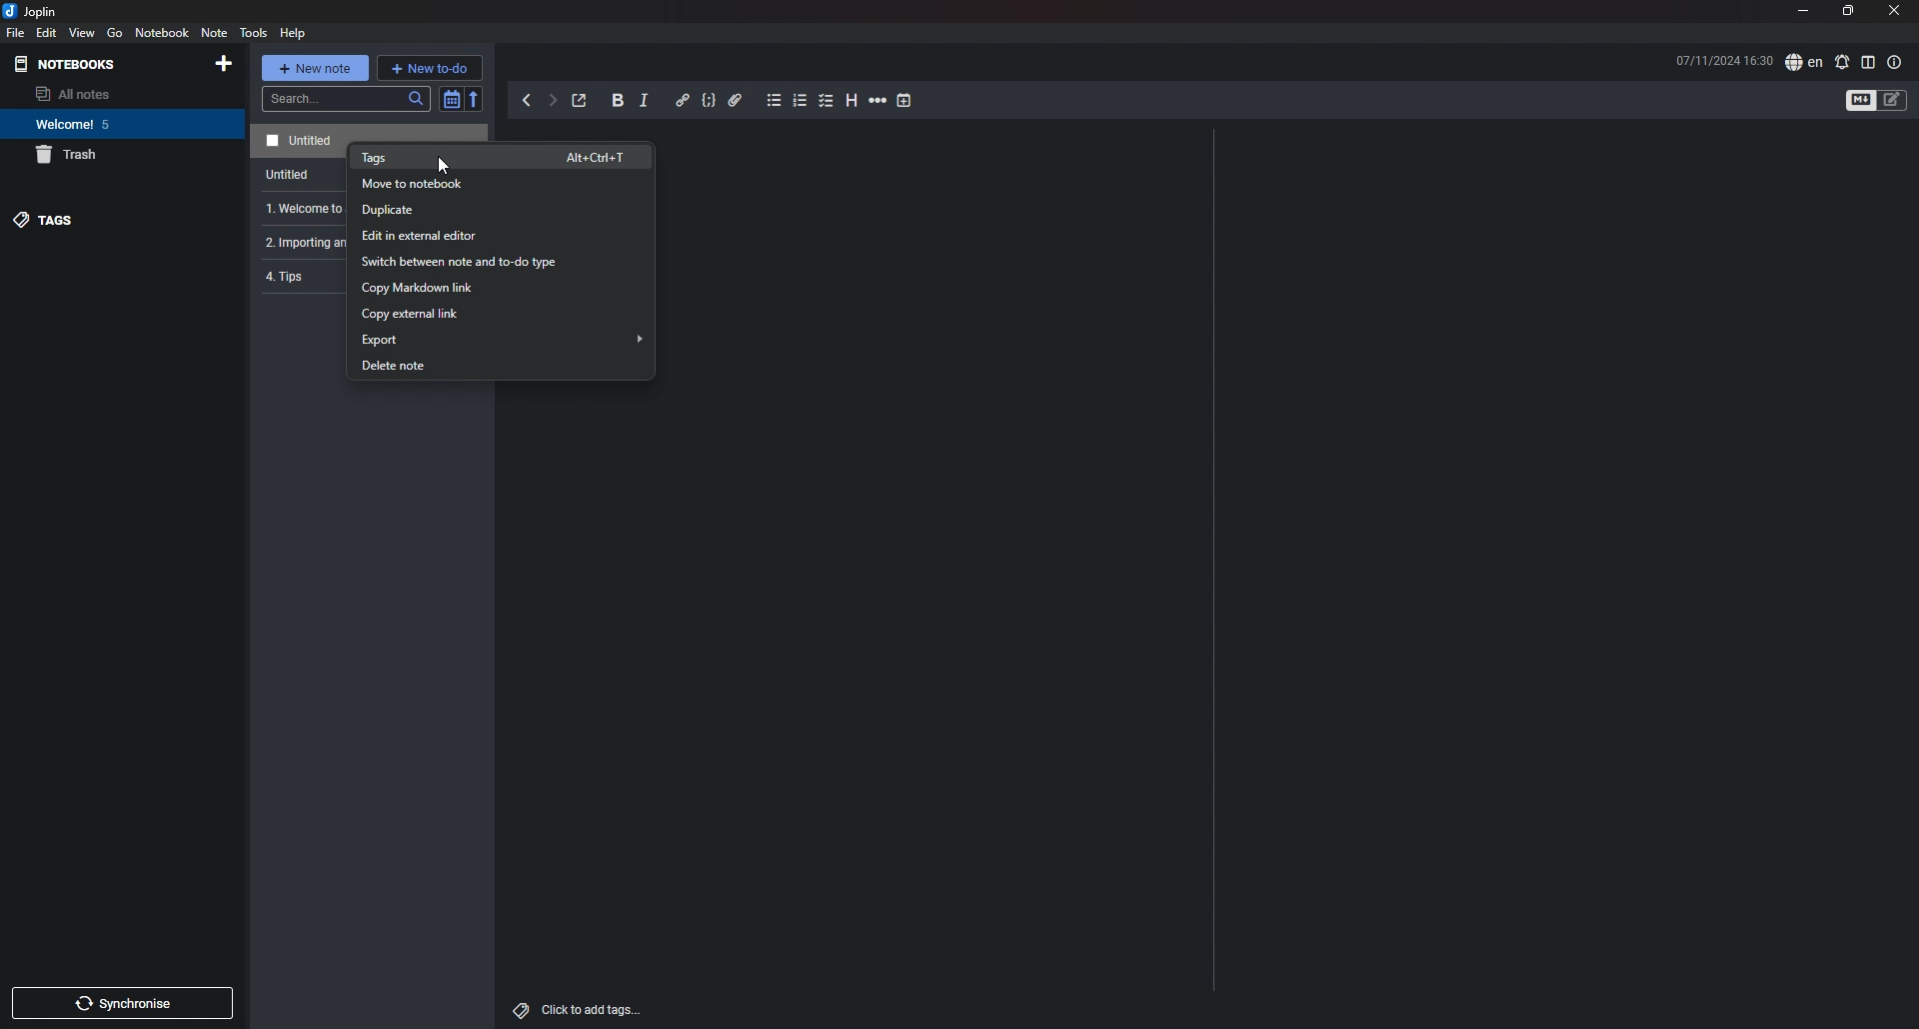  What do you see at coordinates (495, 209) in the screenshot?
I see `duplicate` at bounding box center [495, 209].